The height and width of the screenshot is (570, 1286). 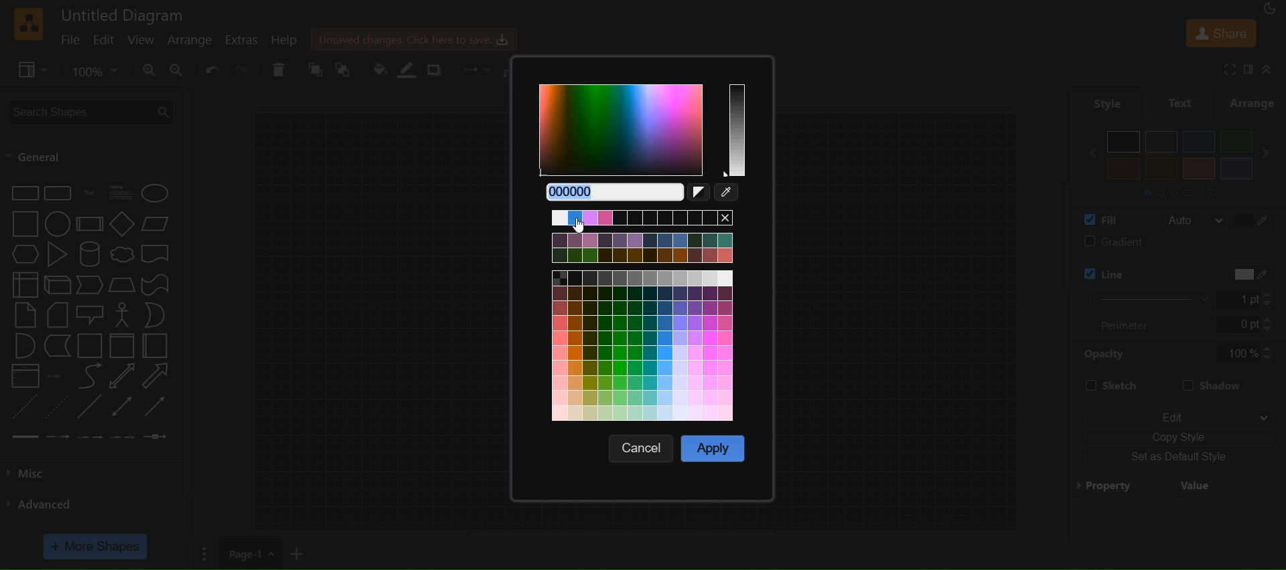 What do you see at coordinates (47, 502) in the screenshot?
I see `advanced` at bounding box center [47, 502].